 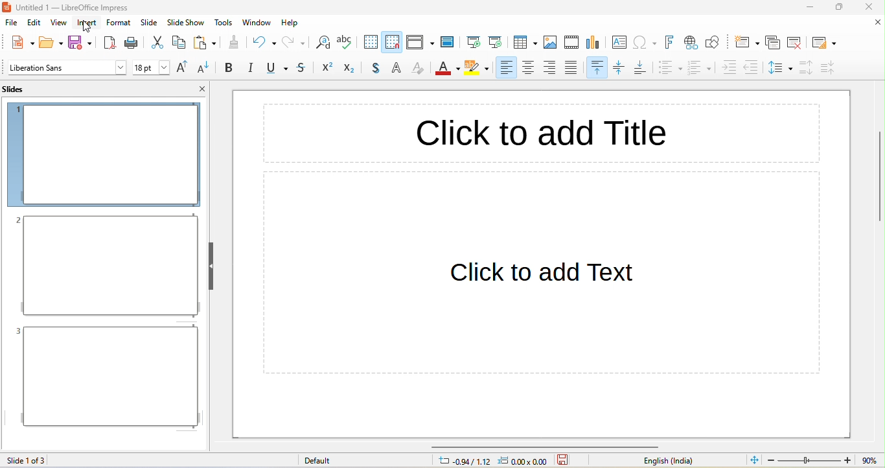 What do you see at coordinates (551, 43) in the screenshot?
I see `image` at bounding box center [551, 43].